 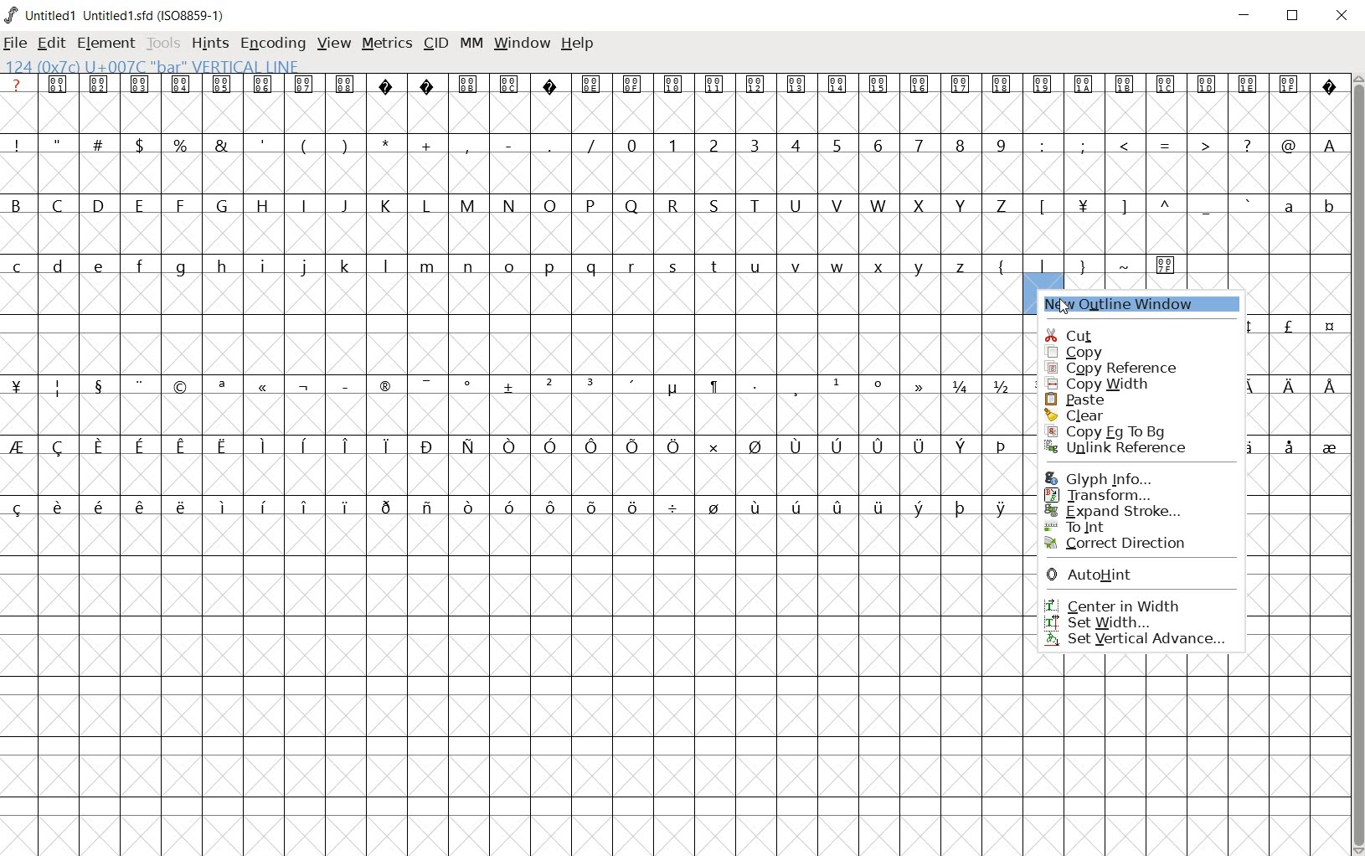 I want to click on help, so click(x=579, y=44).